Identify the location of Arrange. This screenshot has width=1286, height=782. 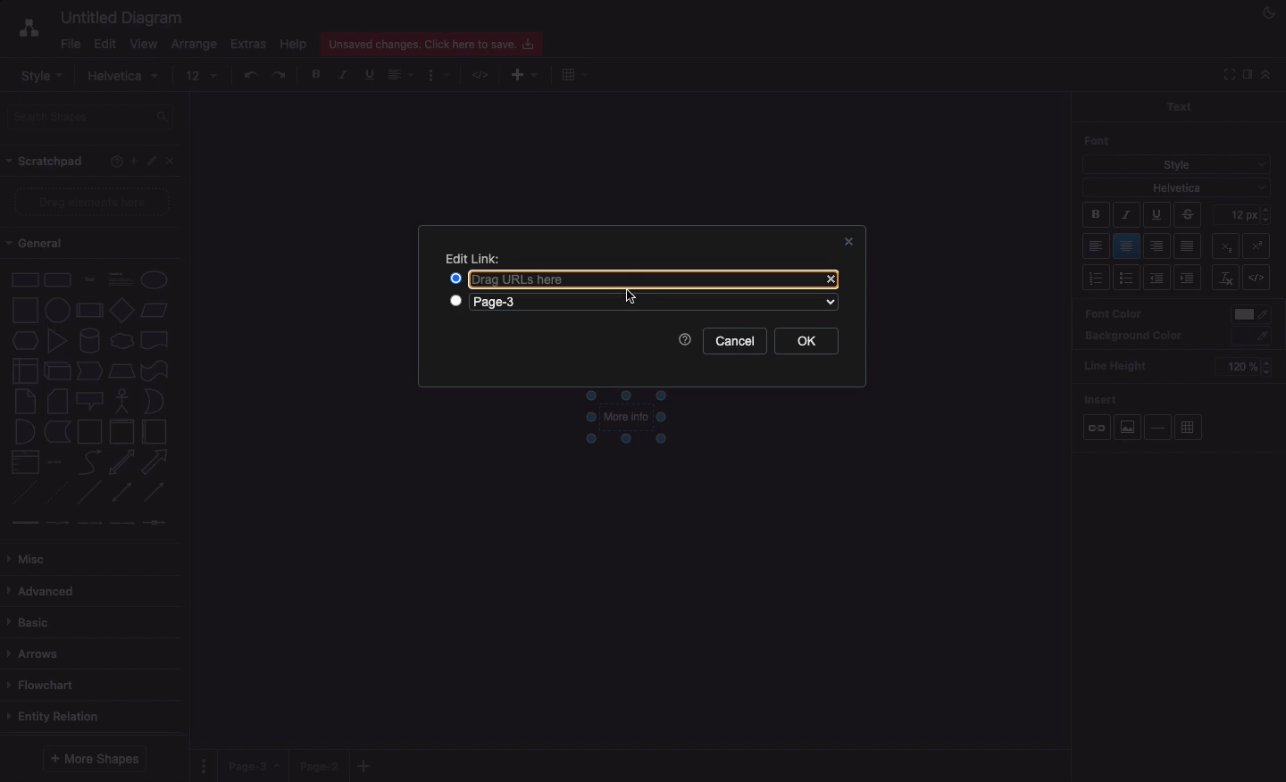
(191, 45).